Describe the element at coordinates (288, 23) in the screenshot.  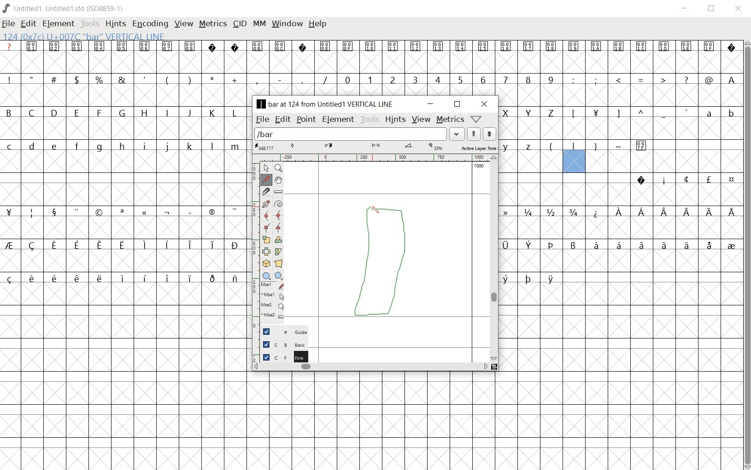
I see `window` at that location.